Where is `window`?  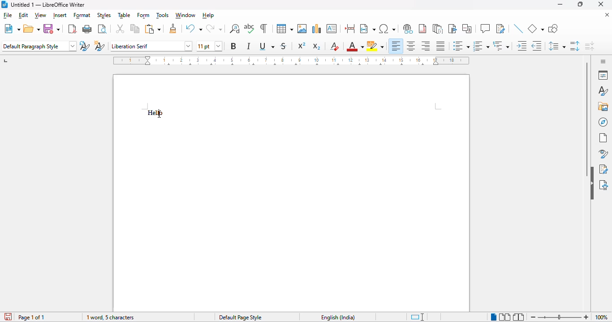 window is located at coordinates (186, 16).